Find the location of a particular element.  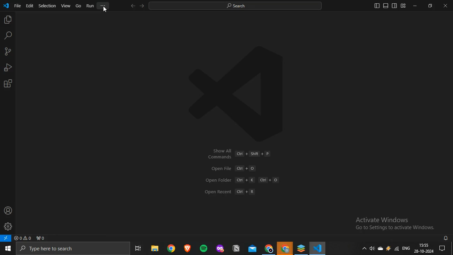

file explorer is located at coordinates (154, 249).